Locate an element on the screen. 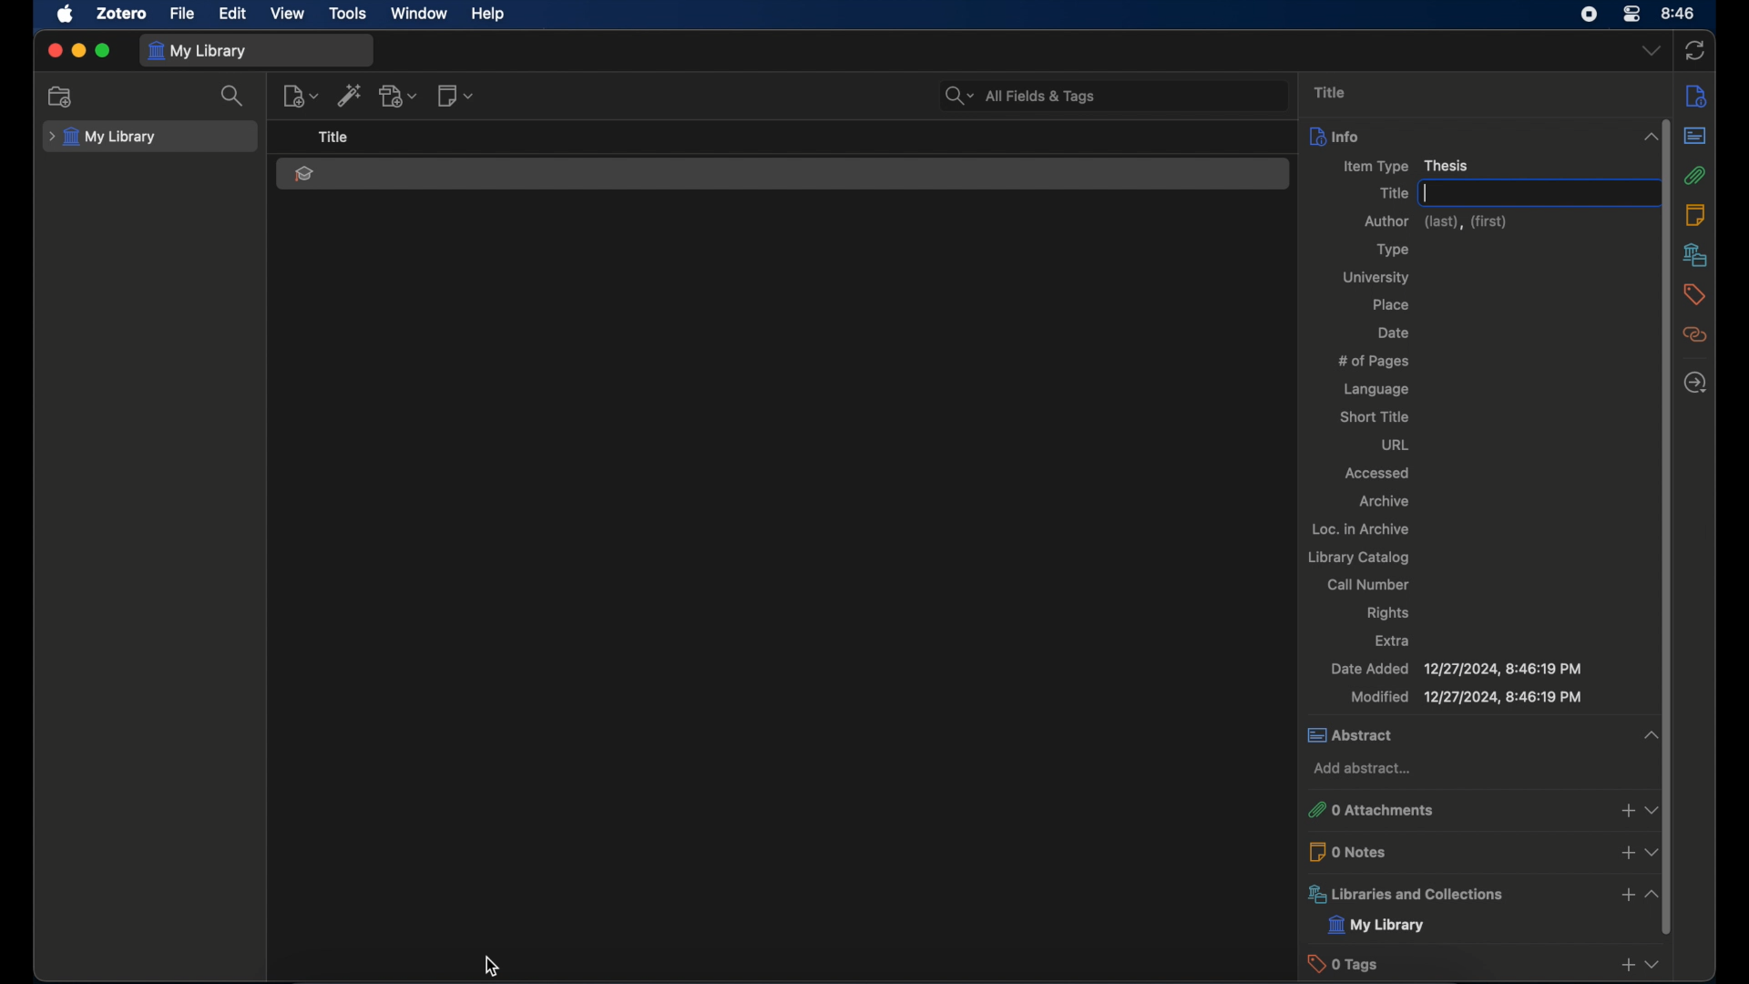 The width and height of the screenshot is (1749, 984). tags is located at coordinates (1693, 294).